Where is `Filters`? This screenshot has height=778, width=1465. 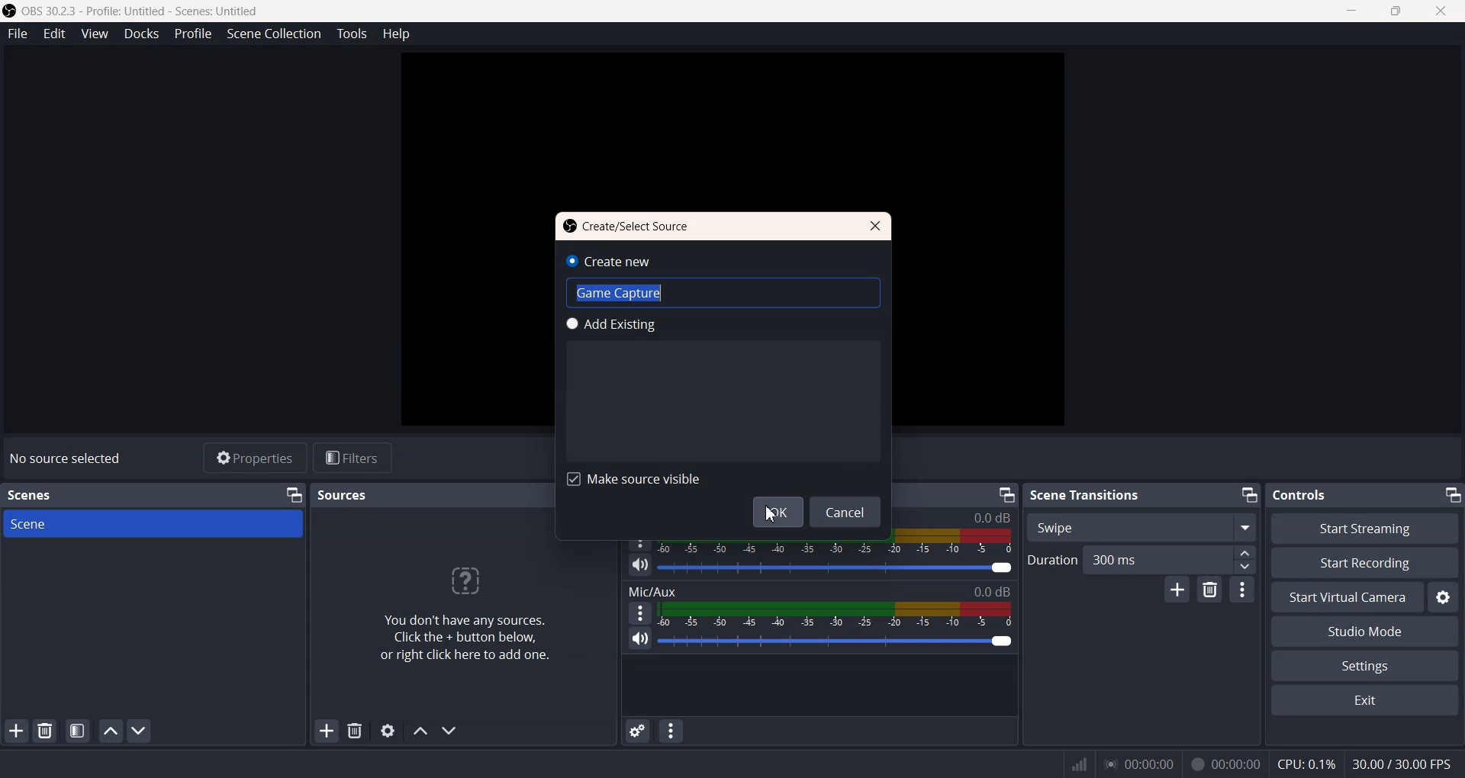
Filters is located at coordinates (362, 457).